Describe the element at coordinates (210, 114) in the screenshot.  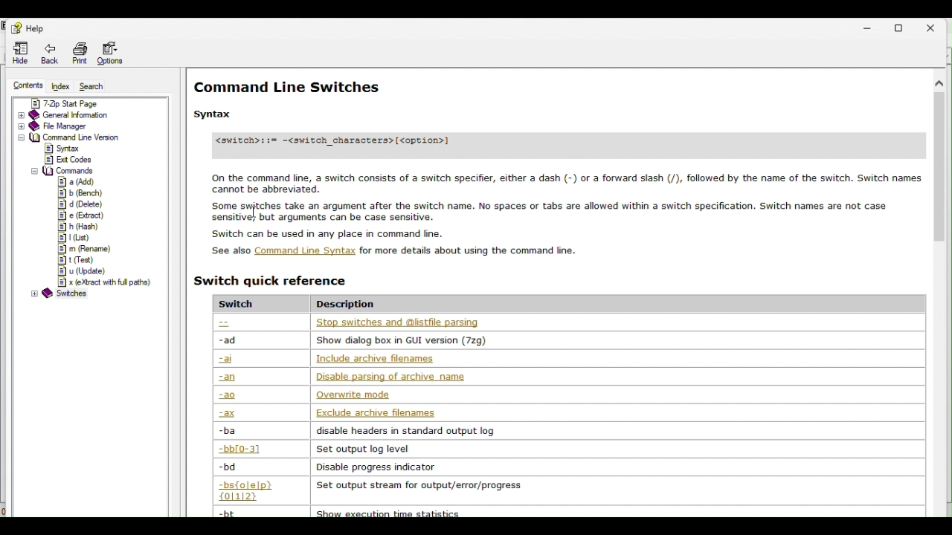
I see `Syntax` at that location.